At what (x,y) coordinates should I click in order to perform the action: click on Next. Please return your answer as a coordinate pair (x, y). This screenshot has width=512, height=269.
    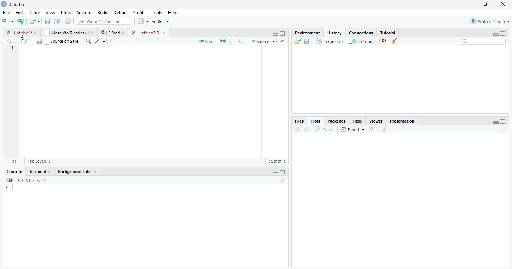
    Looking at the image, I should click on (307, 130).